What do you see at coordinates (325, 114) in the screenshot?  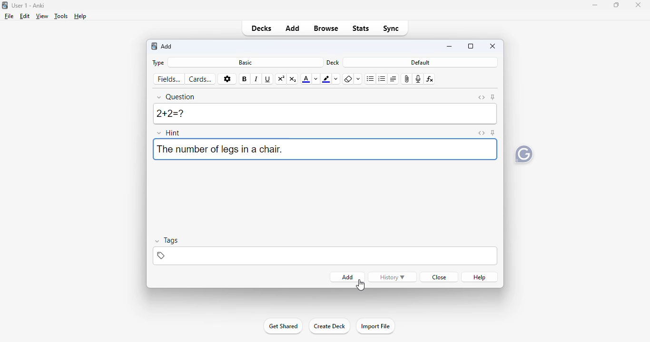 I see `2+2=?` at bounding box center [325, 114].